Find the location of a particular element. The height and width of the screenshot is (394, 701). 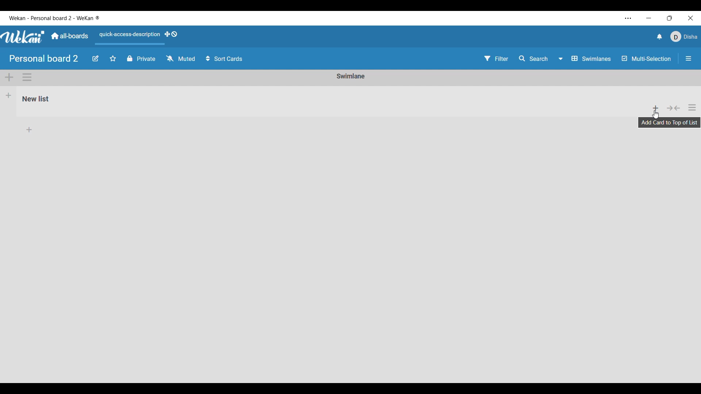

Add card to bottom of list is located at coordinates (352, 130).